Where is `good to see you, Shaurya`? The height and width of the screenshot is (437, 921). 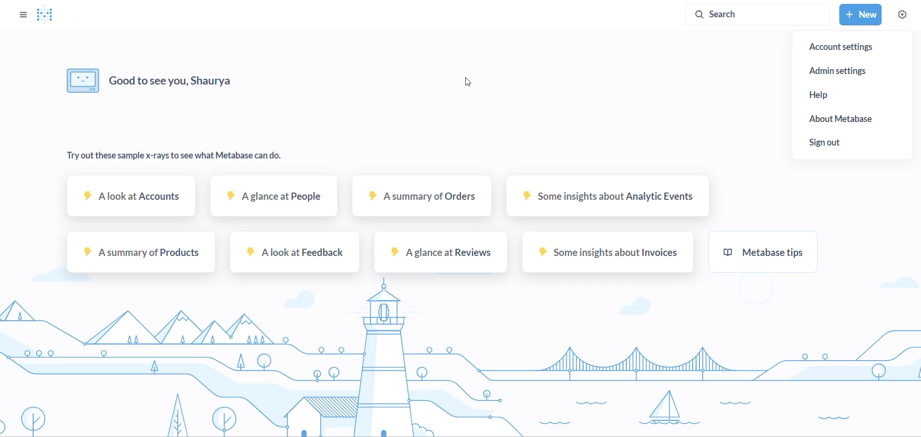
good to see you, Shaurya is located at coordinates (152, 80).